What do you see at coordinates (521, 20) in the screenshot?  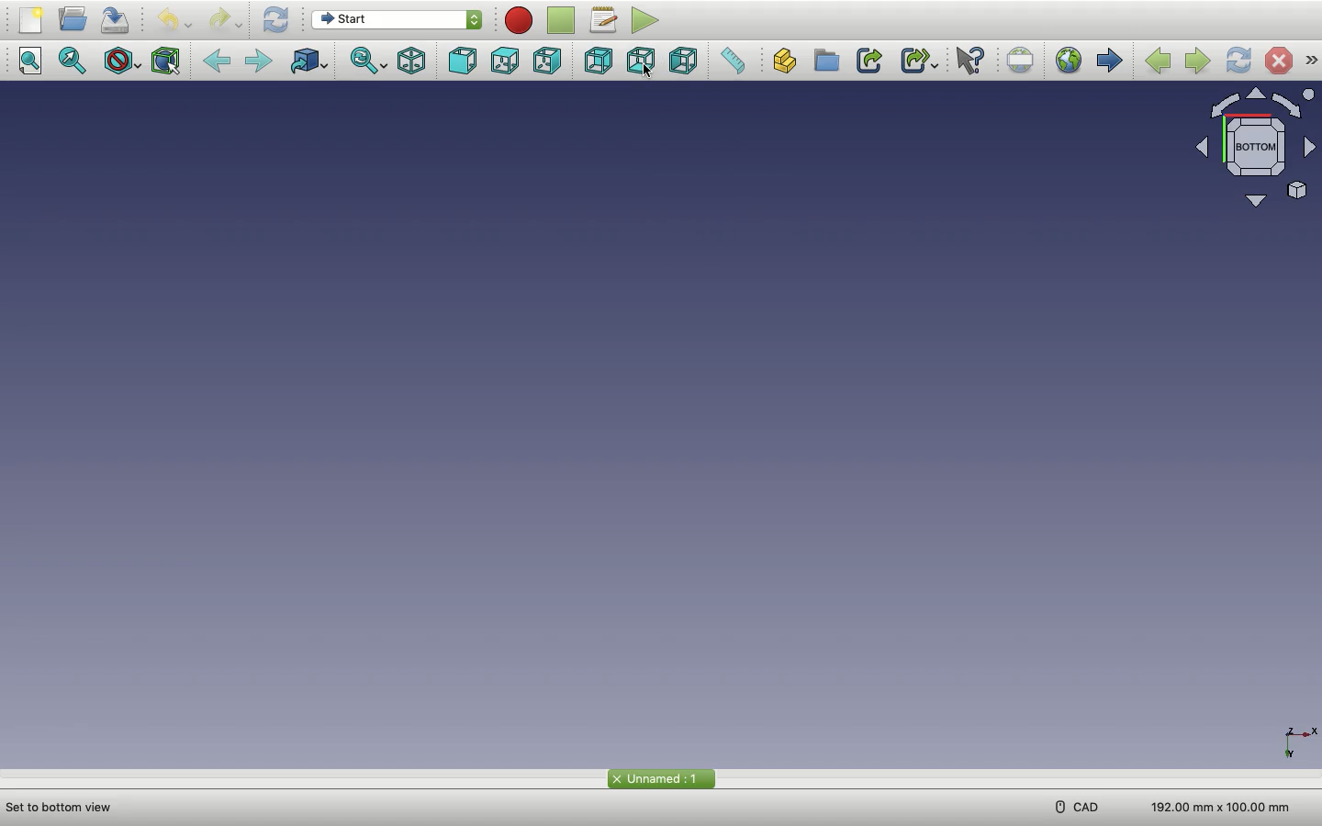 I see `Macro recording` at bounding box center [521, 20].